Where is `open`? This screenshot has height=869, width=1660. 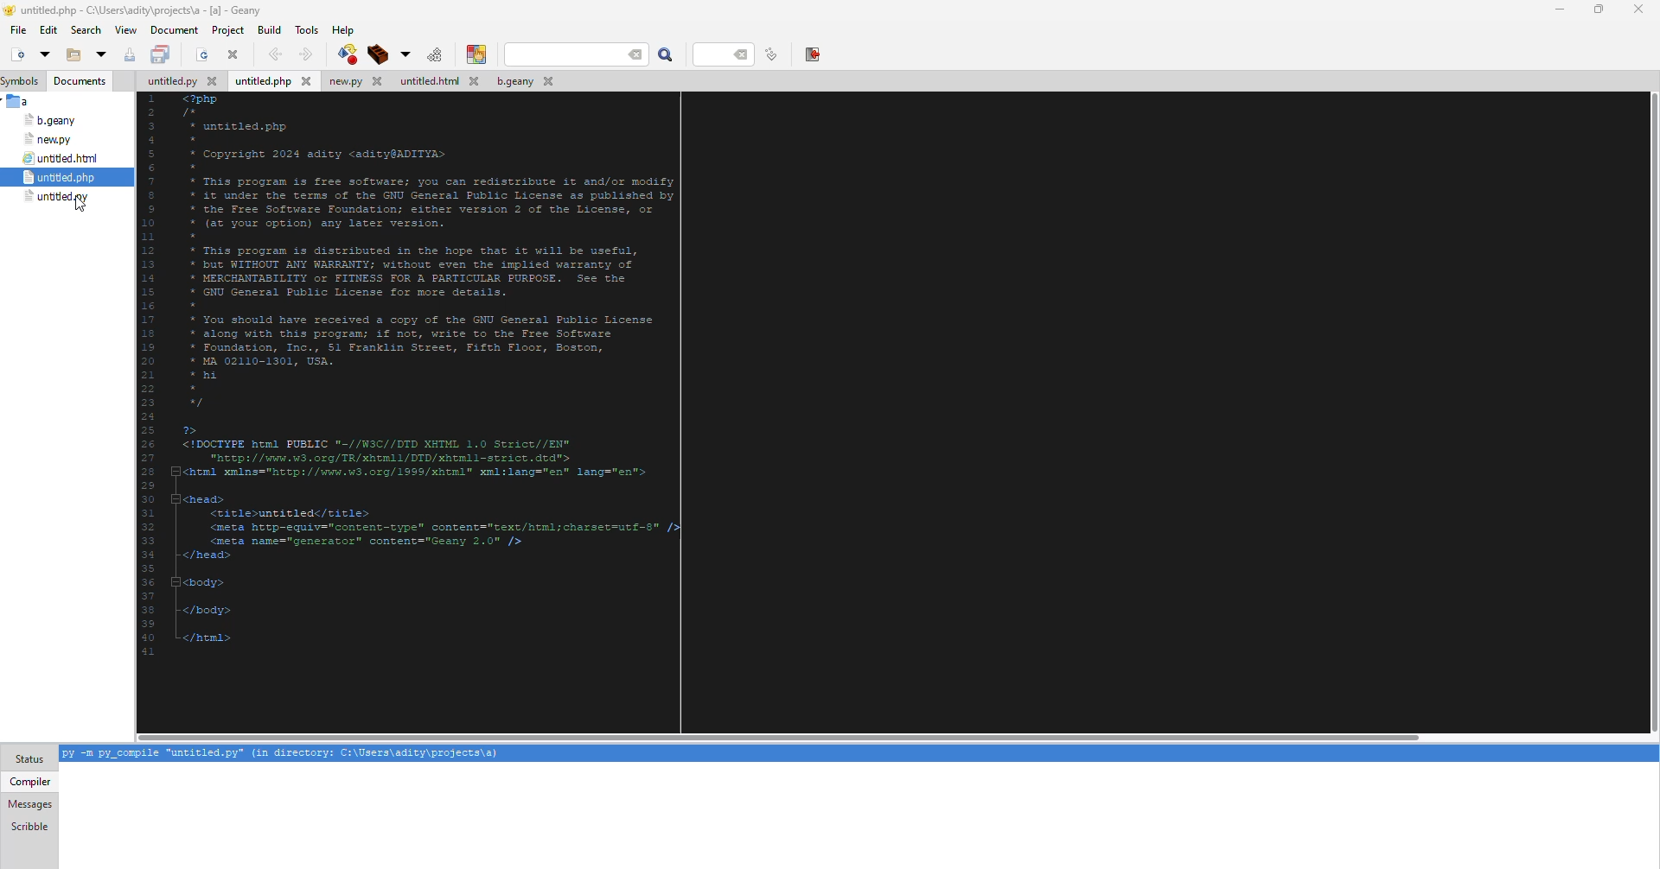
open is located at coordinates (44, 54).